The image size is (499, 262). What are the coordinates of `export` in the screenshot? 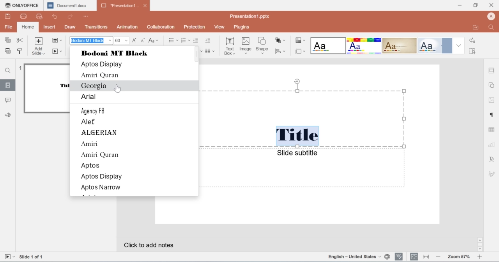 It's located at (477, 27).